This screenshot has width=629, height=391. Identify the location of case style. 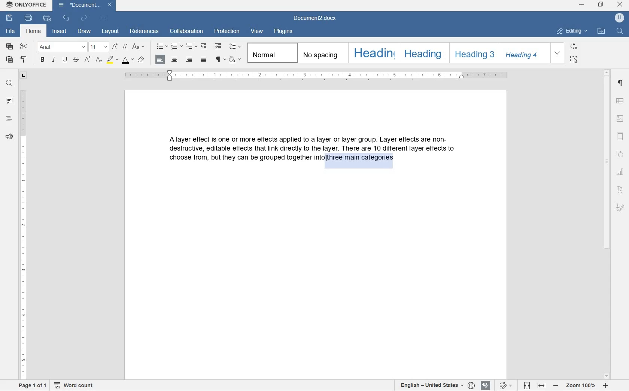
(141, 59).